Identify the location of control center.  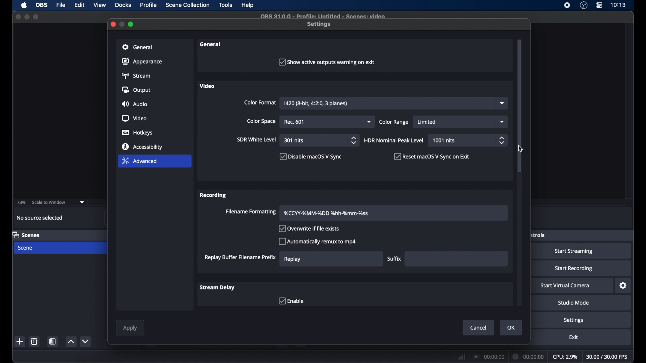
(599, 5).